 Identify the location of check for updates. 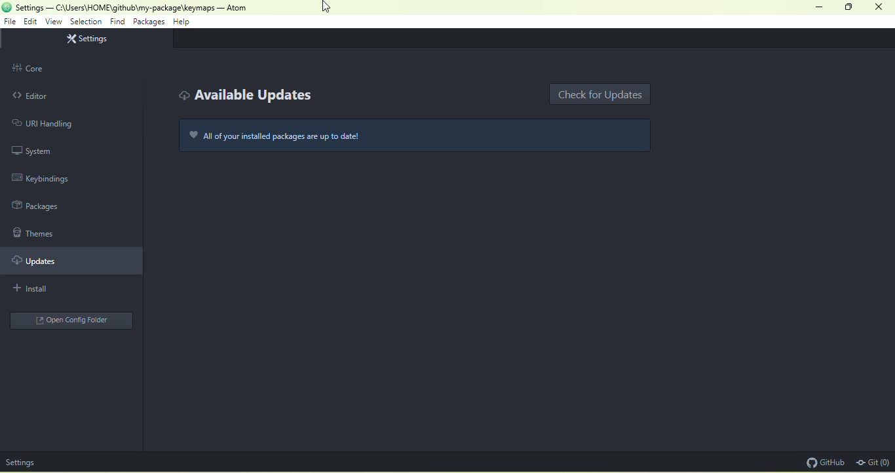
(601, 94).